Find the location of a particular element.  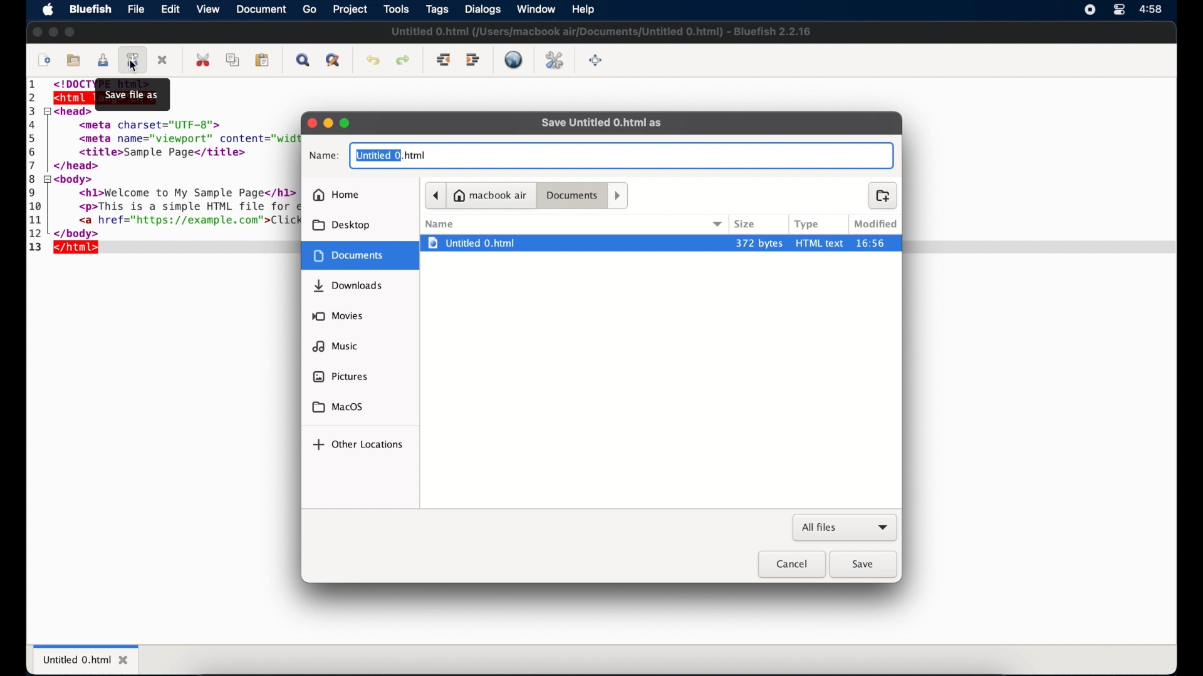

previous folder is located at coordinates (435, 196).